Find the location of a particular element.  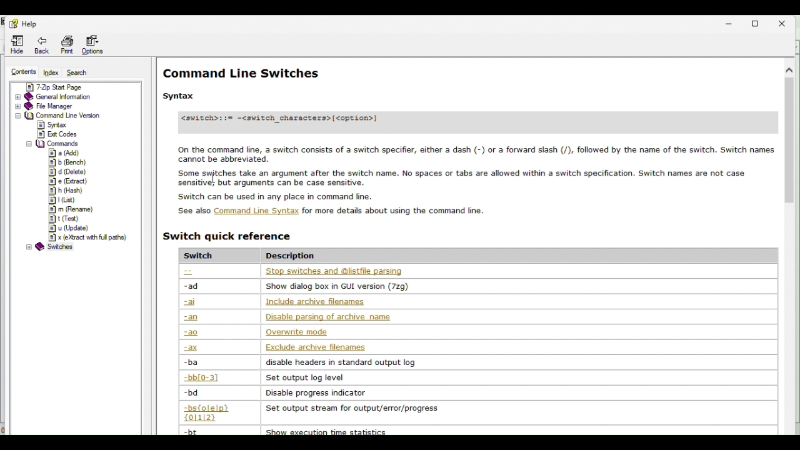

Options is located at coordinates (93, 44).